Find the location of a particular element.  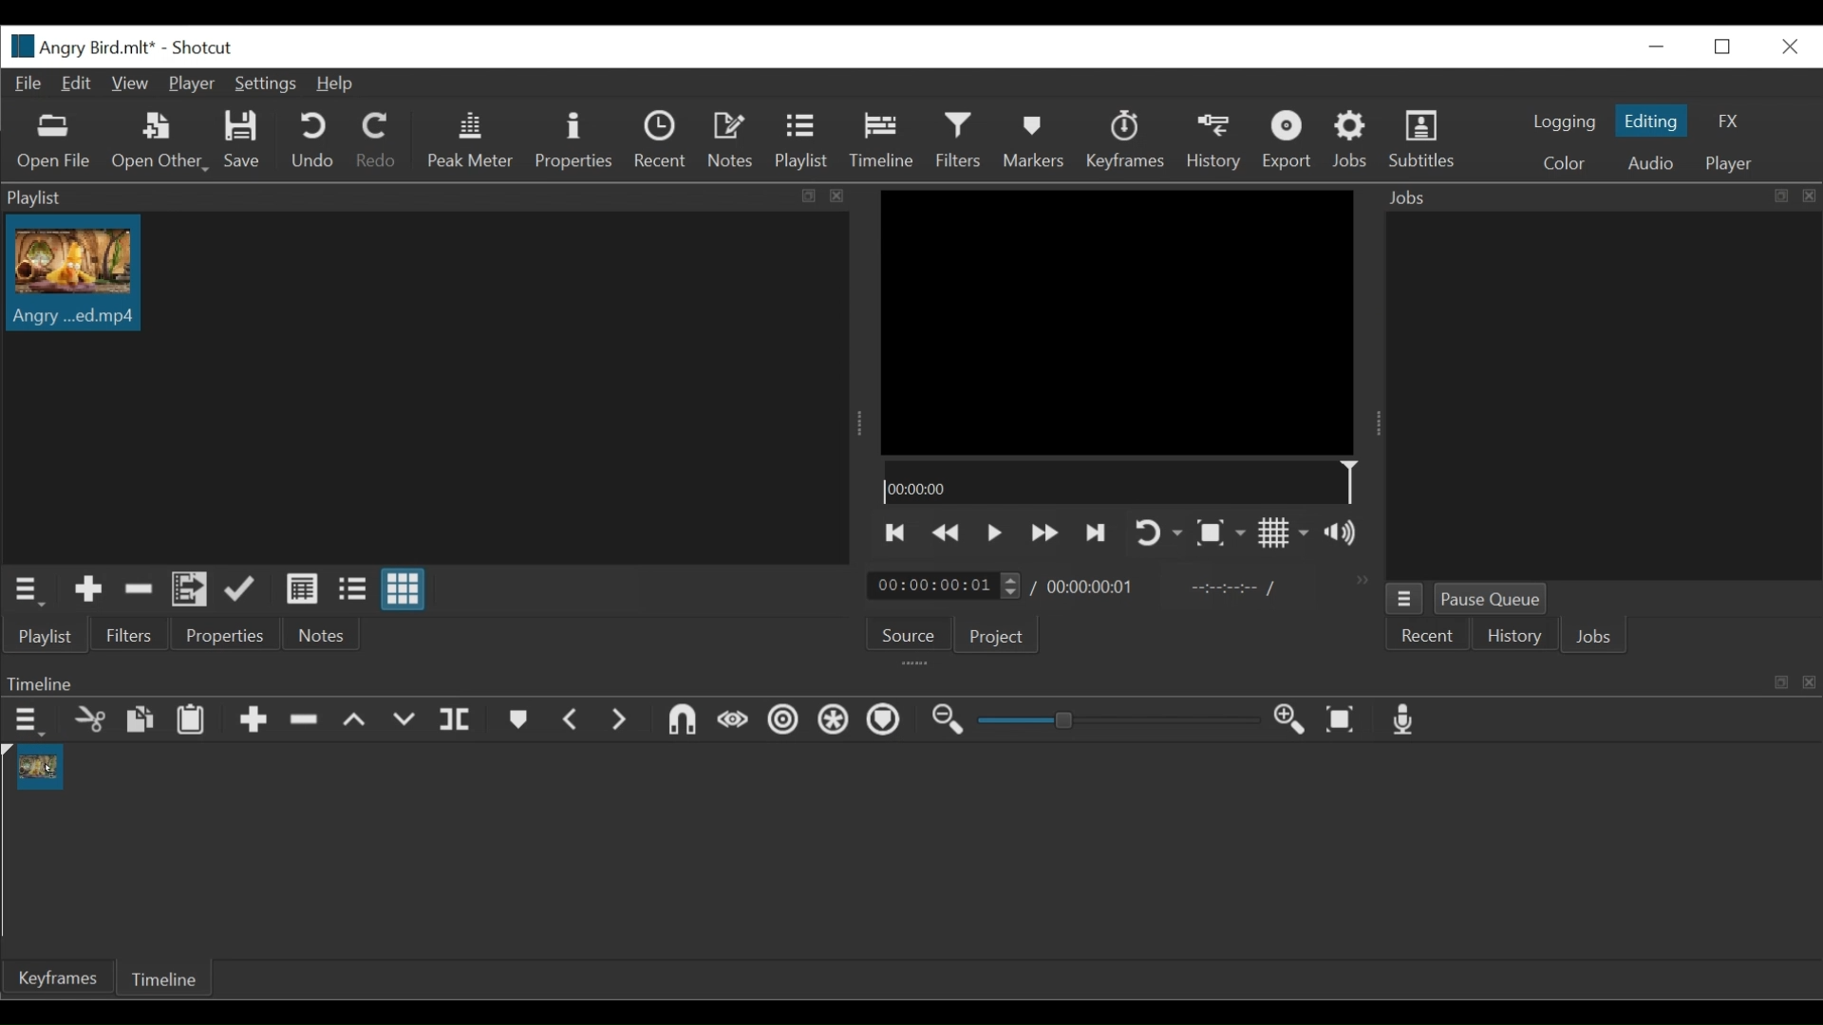

Ripple Markers is located at coordinates (888, 723).